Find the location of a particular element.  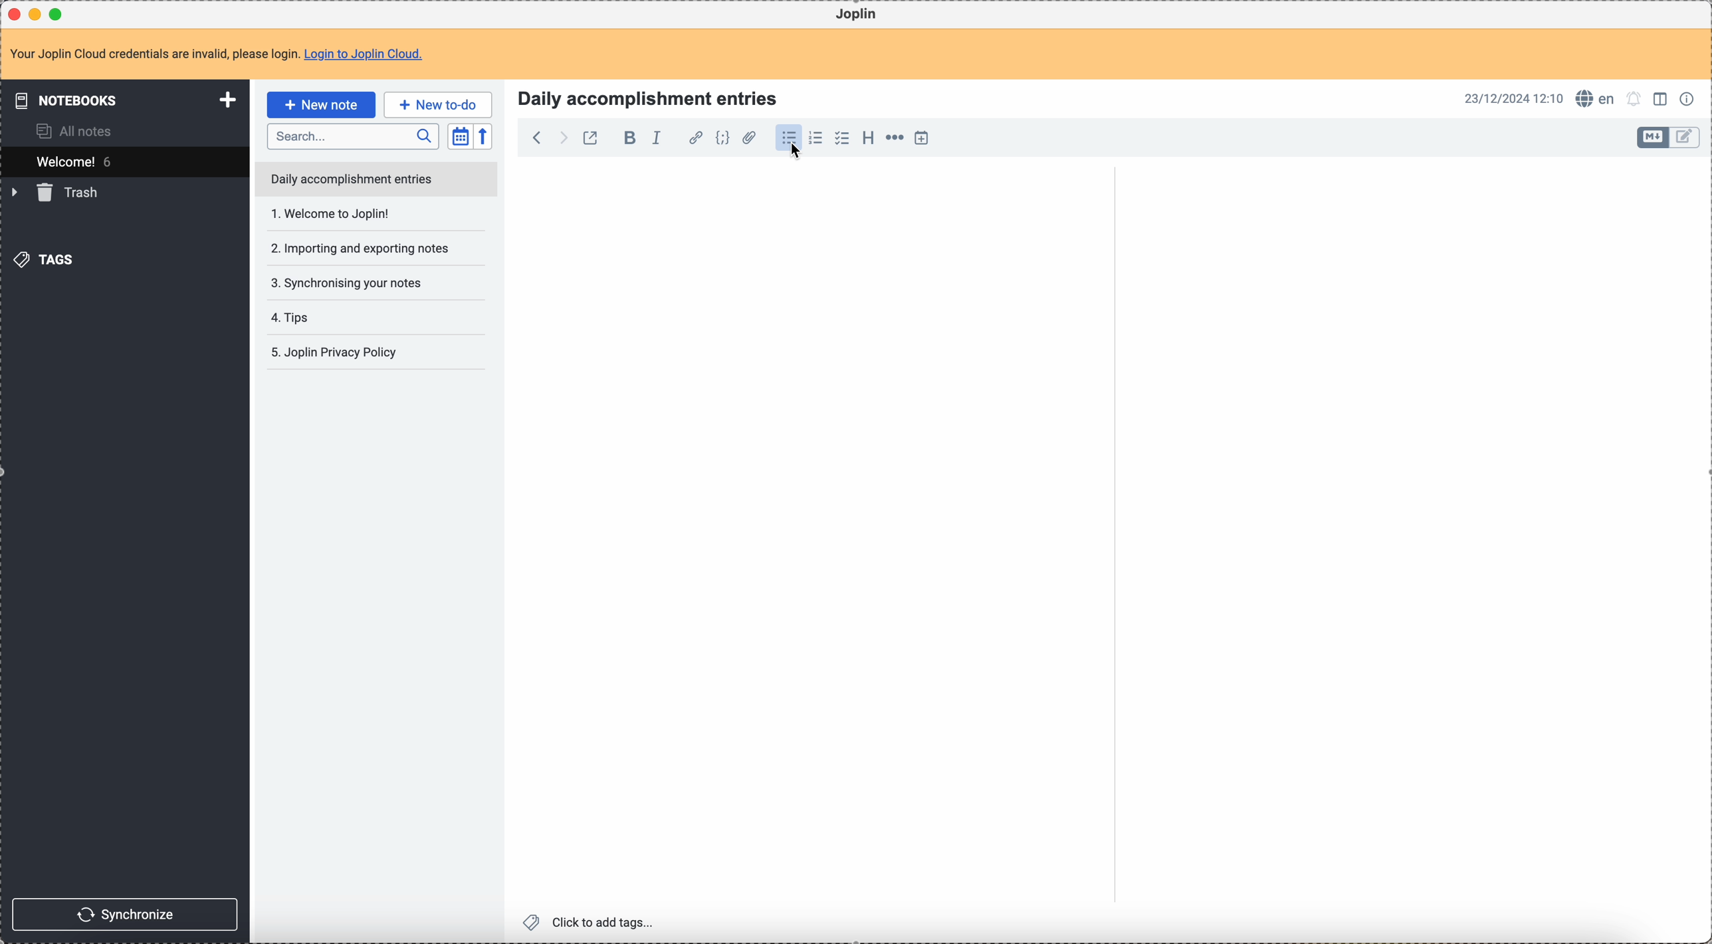

checkbox is located at coordinates (843, 138).